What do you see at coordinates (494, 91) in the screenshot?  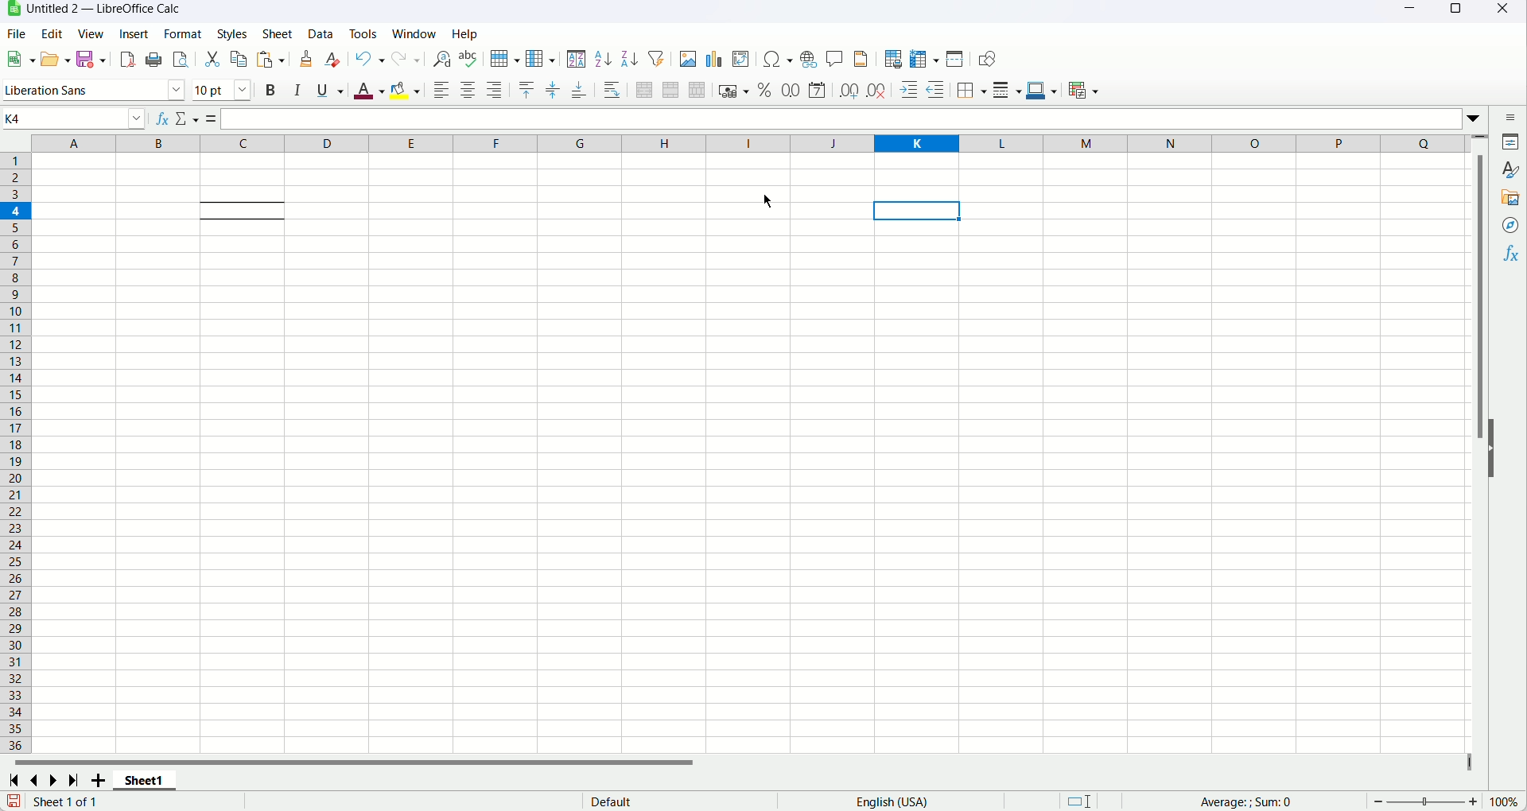 I see `Align right` at bounding box center [494, 91].